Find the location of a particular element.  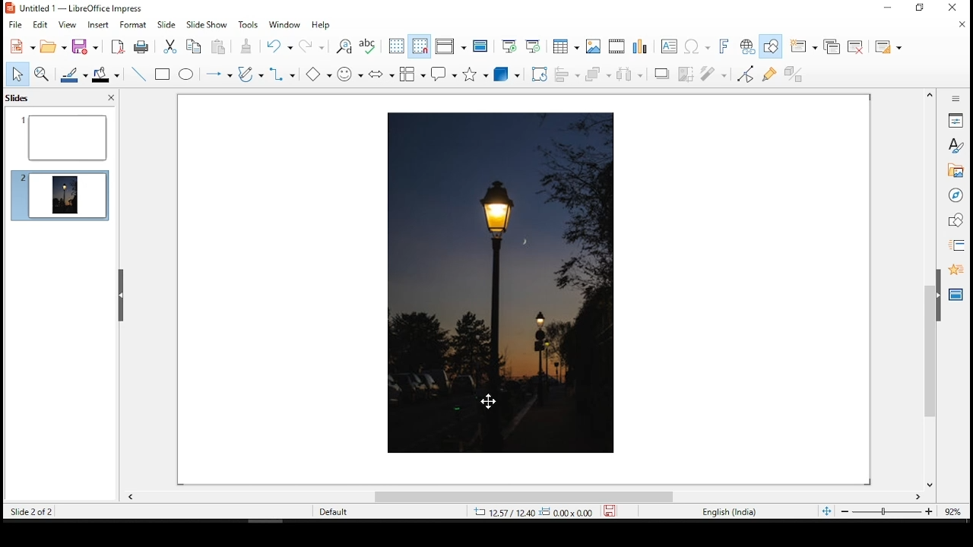

crop tool is located at coordinates (539, 74).